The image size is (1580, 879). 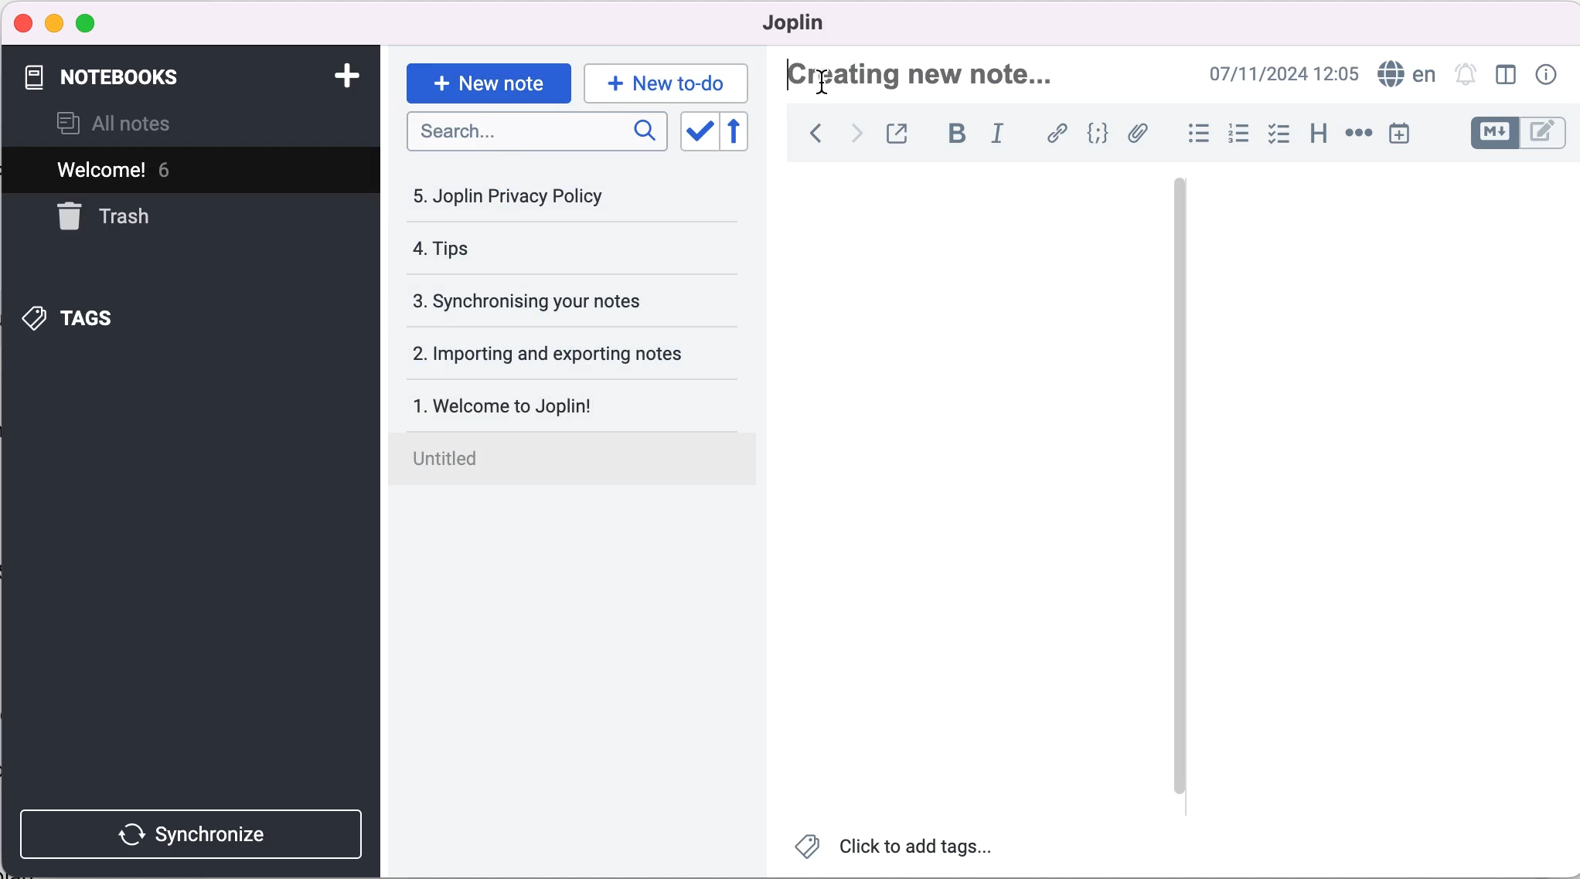 What do you see at coordinates (1181, 216) in the screenshot?
I see `vertical slider` at bounding box center [1181, 216].